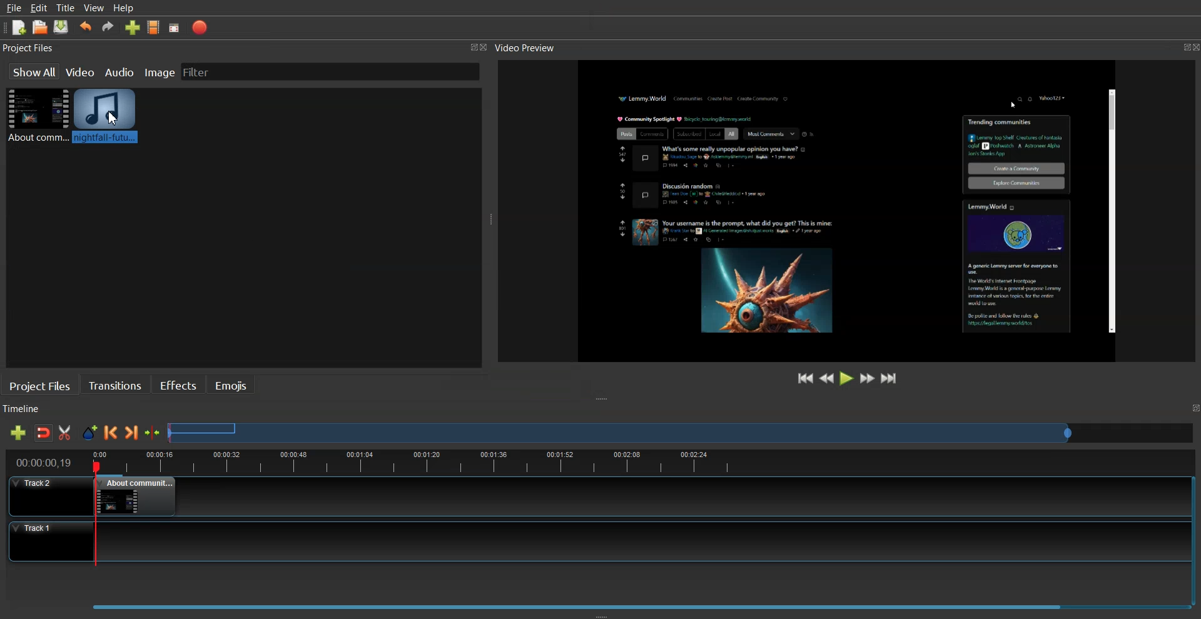 This screenshot has height=619, width=1201. What do you see at coordinates (604, 400) in the screenshot?
I see `Window Adjuster` at bounding box center [604, 400].